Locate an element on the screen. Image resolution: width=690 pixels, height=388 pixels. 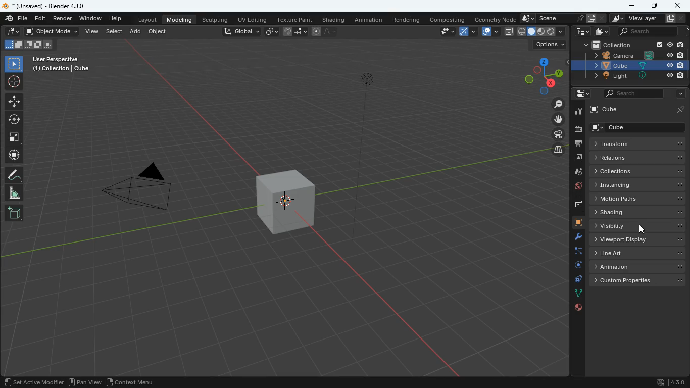
edit is located at coordinates (16, 18).